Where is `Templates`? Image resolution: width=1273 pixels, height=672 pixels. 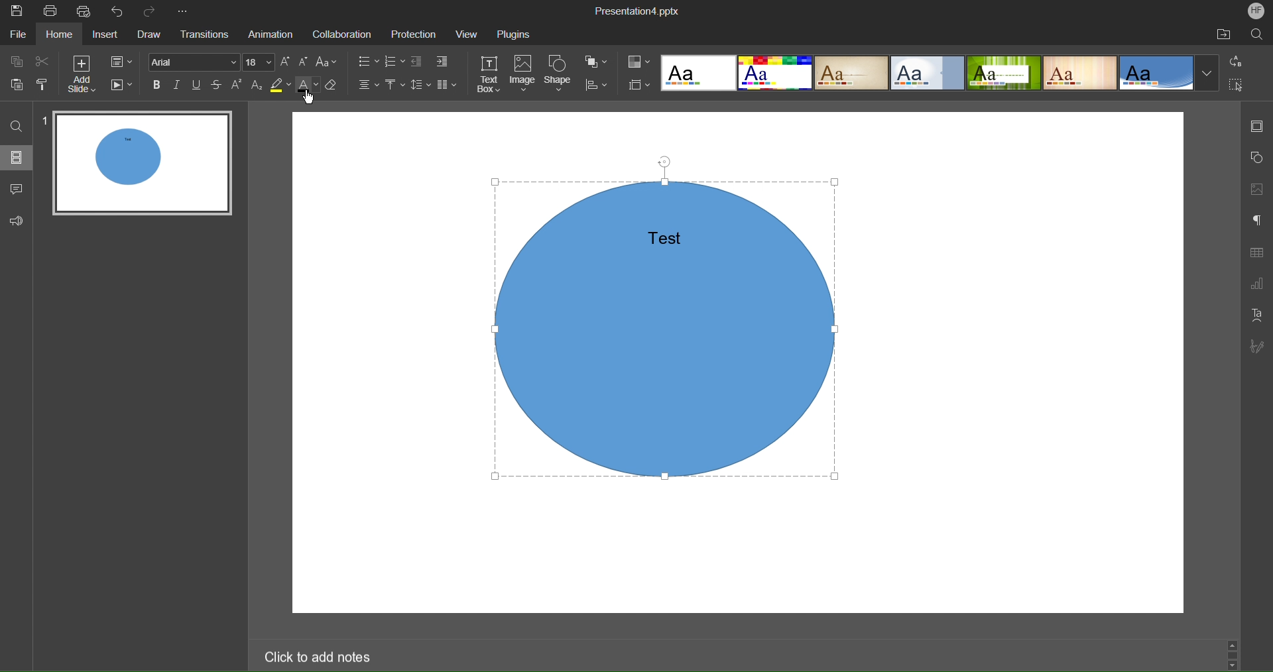 Templates is located at coordinates (938, 74).